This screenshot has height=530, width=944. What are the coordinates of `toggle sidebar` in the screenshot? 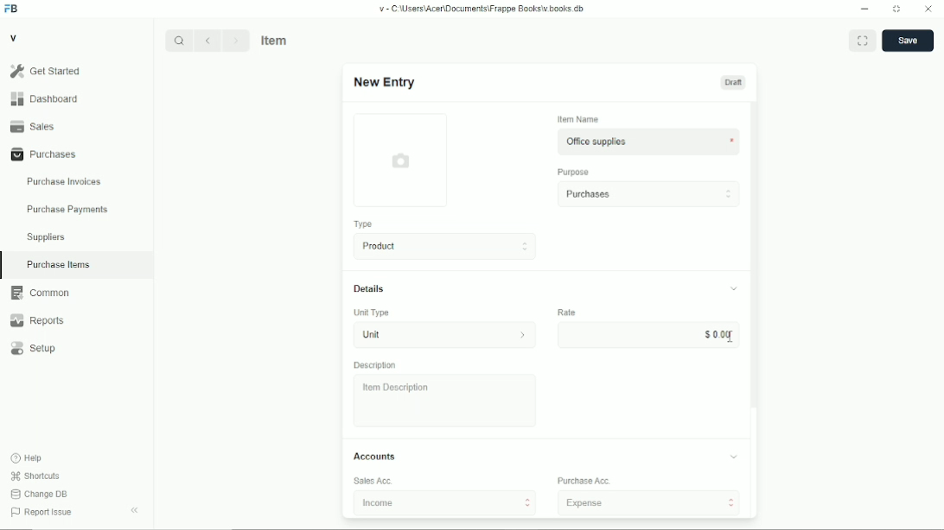 It's located at (136, 510).